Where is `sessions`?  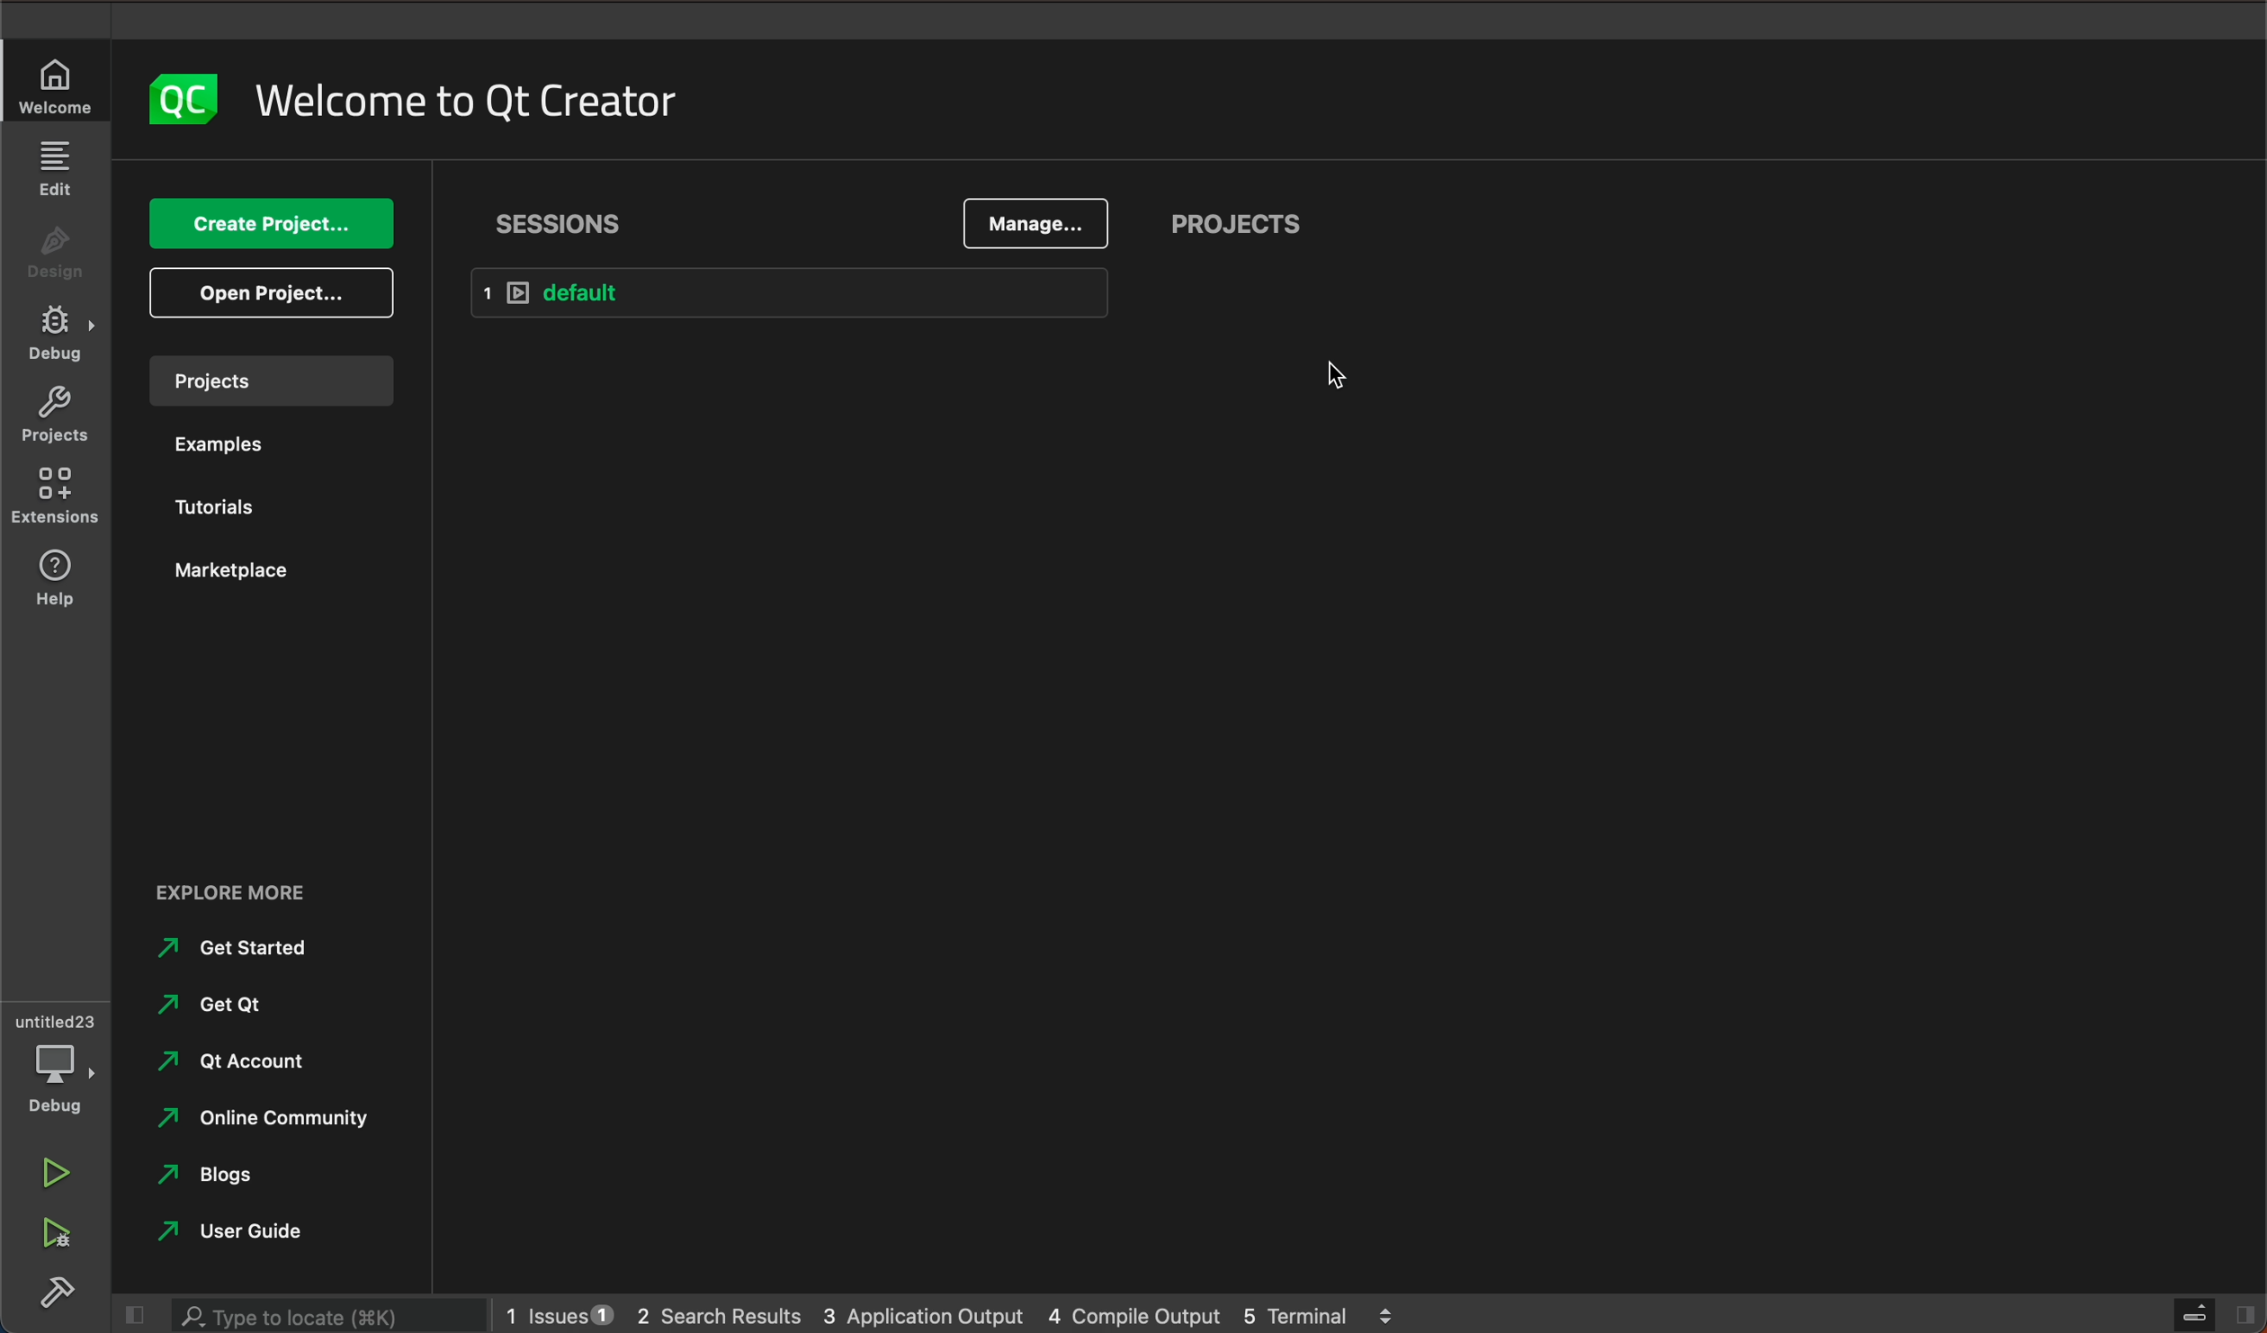
sessions is located at coordinates (578, 219).